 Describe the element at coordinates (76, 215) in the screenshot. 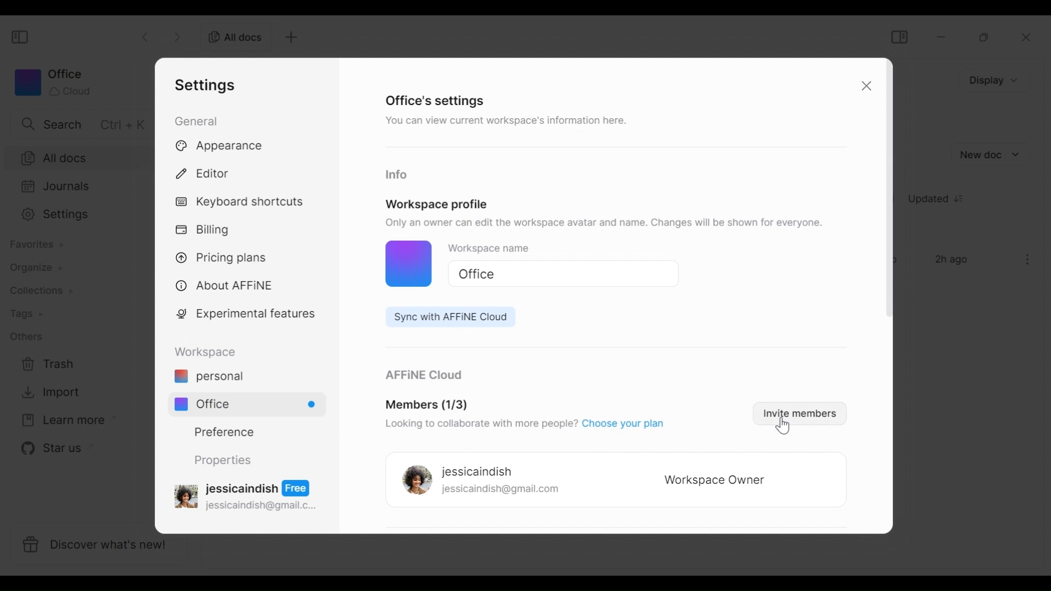

I see `Settings` at that location.